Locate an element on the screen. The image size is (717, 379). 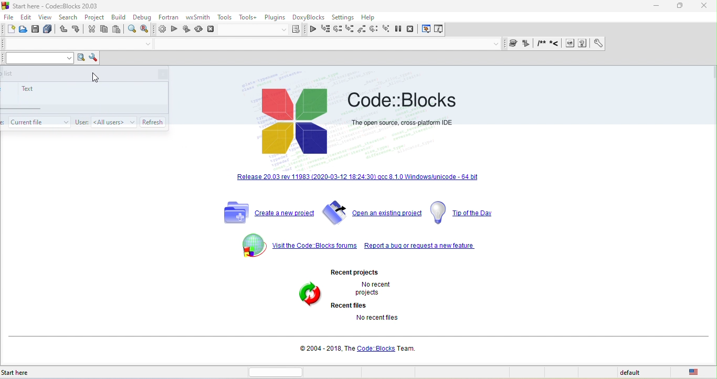
default is located at coordinates (638, 373).